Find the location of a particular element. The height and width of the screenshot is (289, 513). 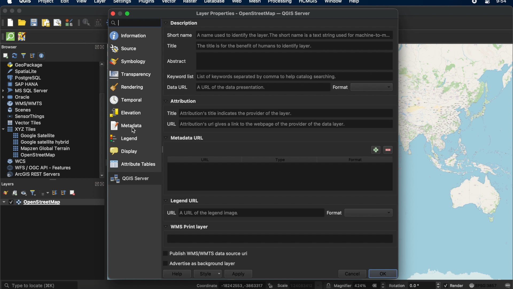

format is located at coordinates (360, 213).